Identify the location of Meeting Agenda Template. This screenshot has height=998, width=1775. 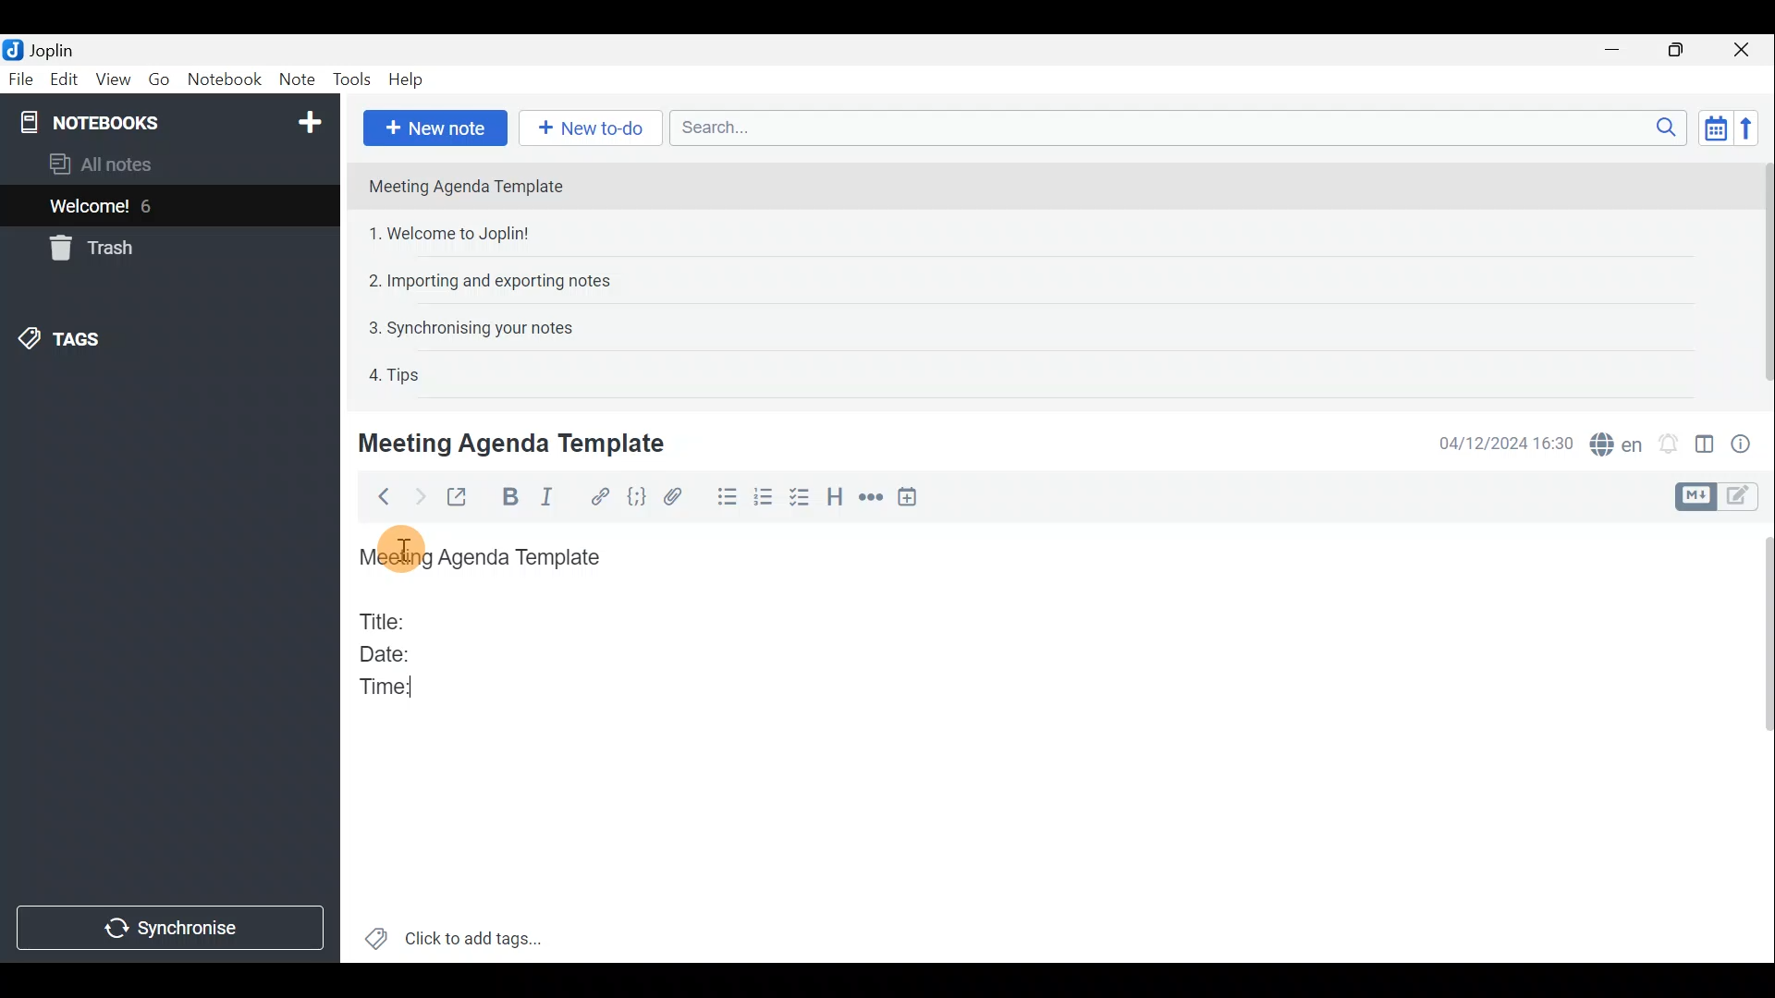
(468, 186).